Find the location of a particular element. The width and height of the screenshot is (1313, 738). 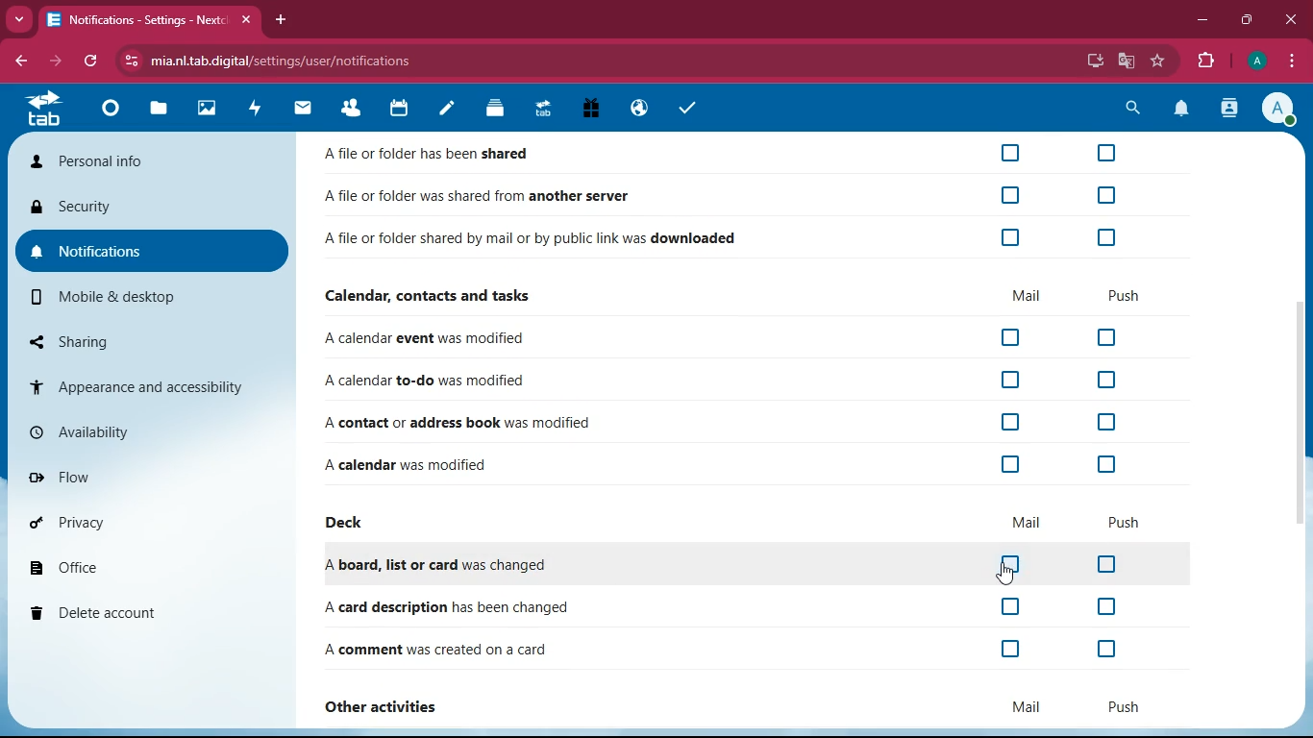

off is located at coordinates (1104, 603).